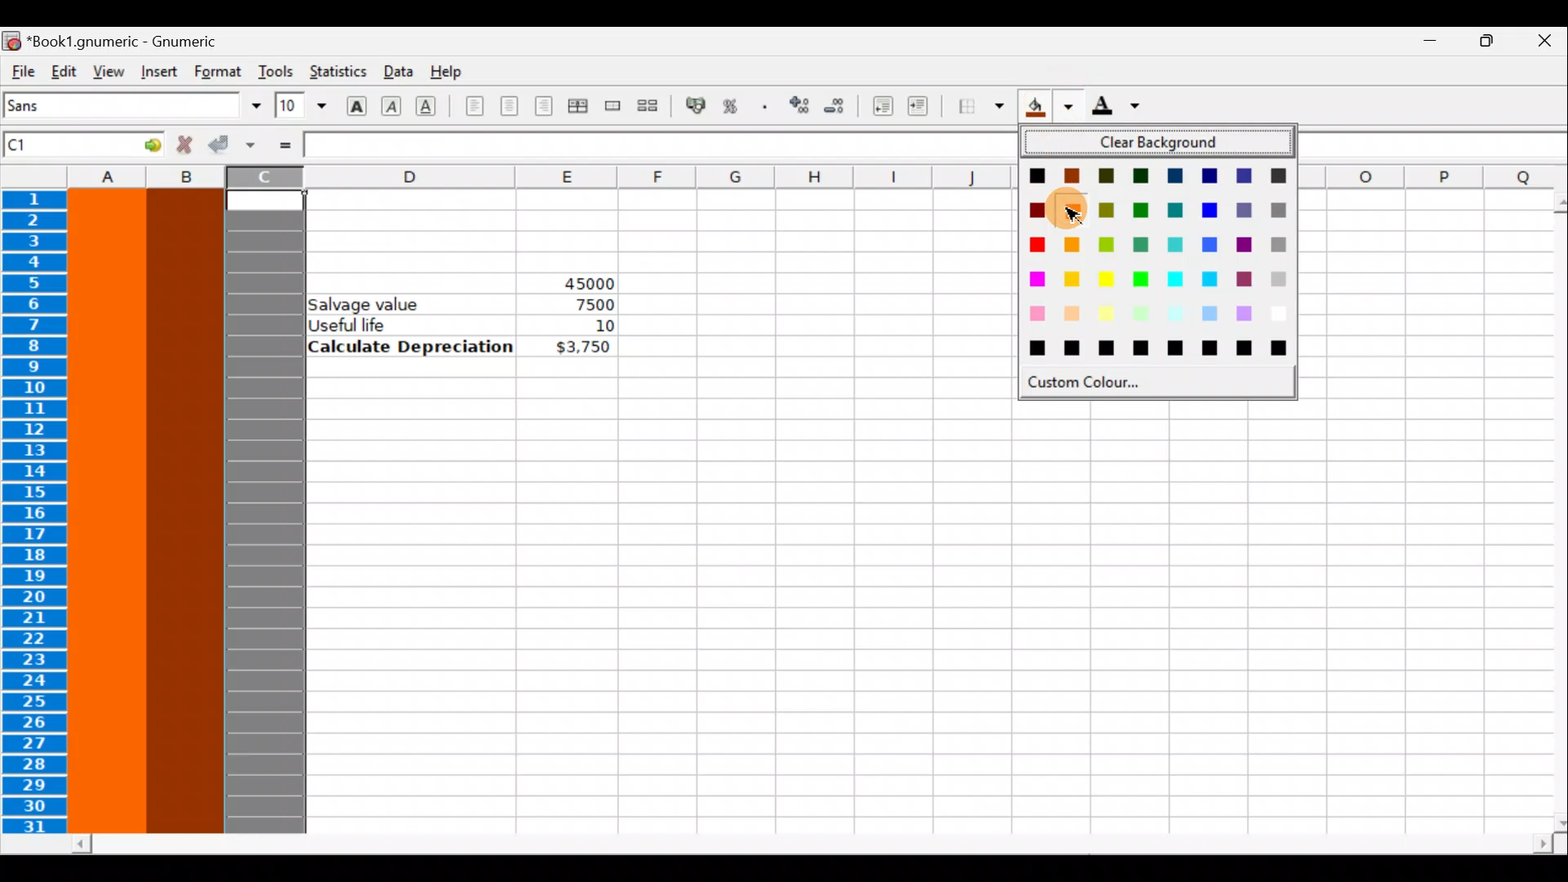 This screenshot has width=1568, height=882. Describe the element at coordinates (657, 145) in the screenshot. I see `Formula bar` at that location.